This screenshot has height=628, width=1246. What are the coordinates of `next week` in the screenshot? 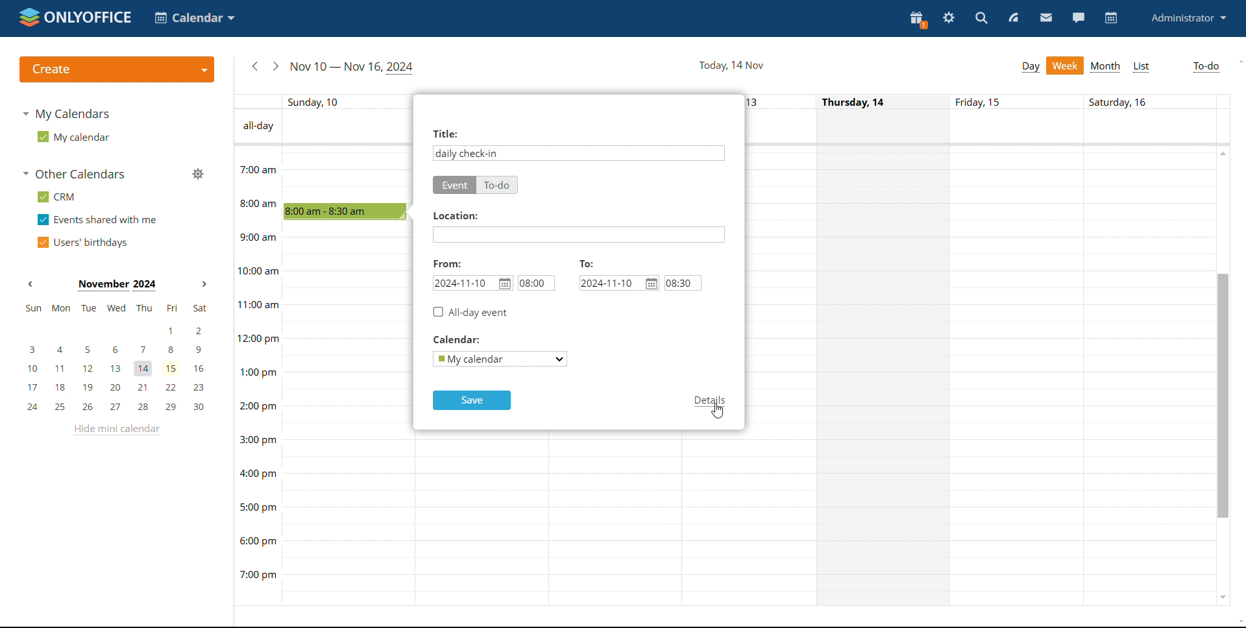 It's located at (274, 66).